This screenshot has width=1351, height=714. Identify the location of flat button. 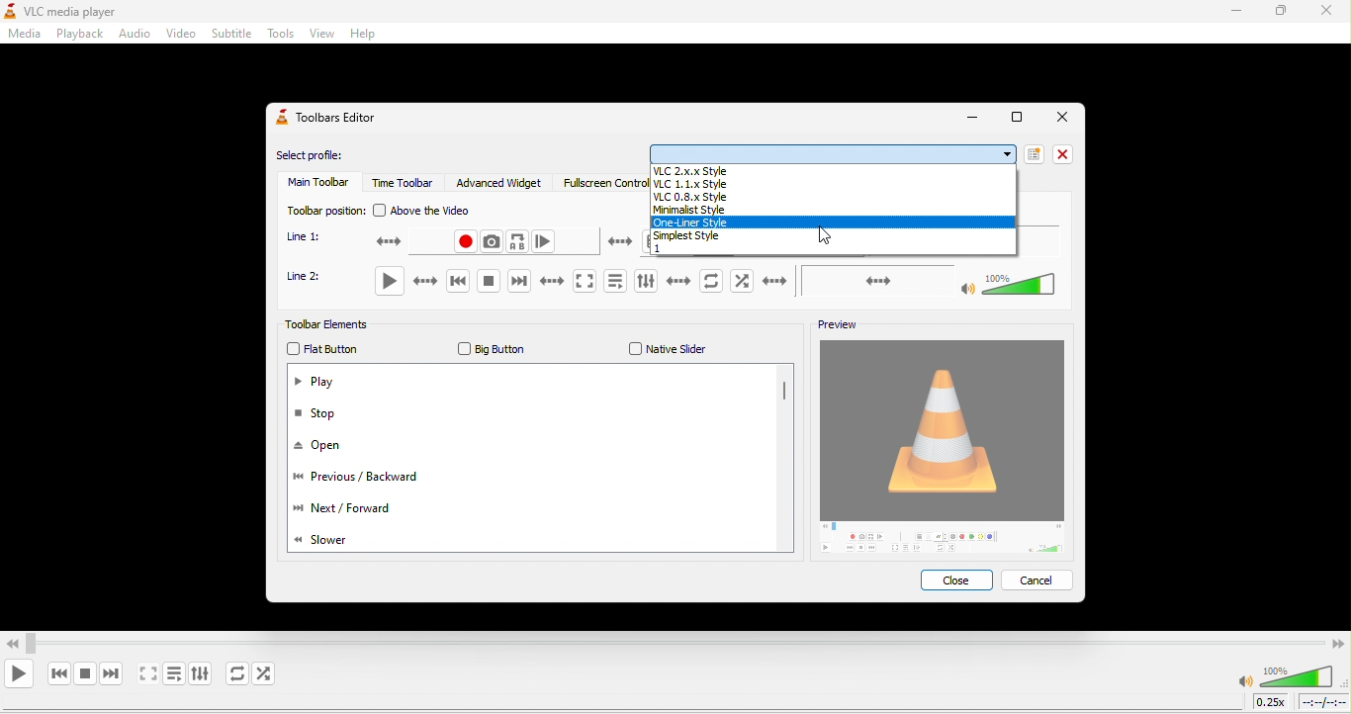
(333, 349).